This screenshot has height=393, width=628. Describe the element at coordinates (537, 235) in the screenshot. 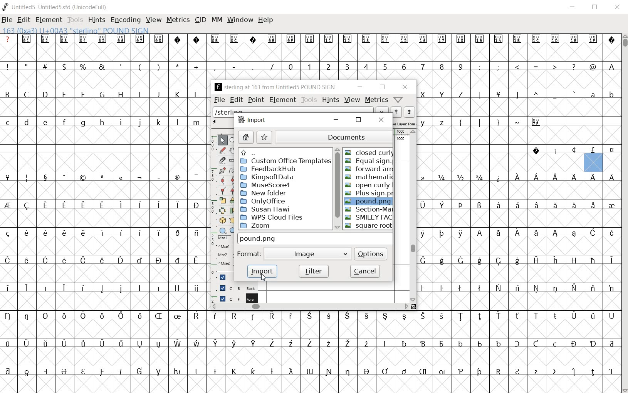

I see `Symbol` at that location.